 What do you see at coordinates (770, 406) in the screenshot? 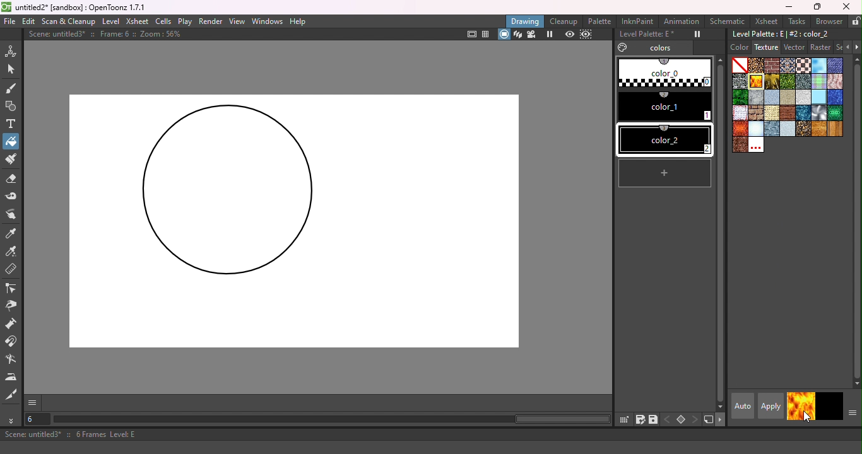
I see `apply` at bounding box center [770, 406].